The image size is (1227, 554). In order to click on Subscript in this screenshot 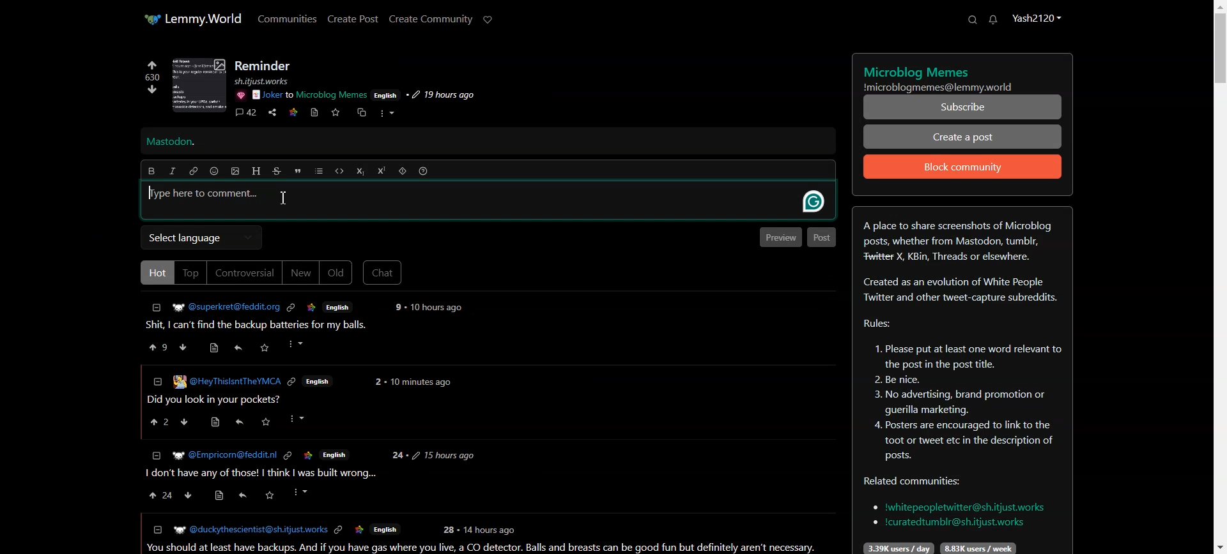, I will do `click(360, 172)`.